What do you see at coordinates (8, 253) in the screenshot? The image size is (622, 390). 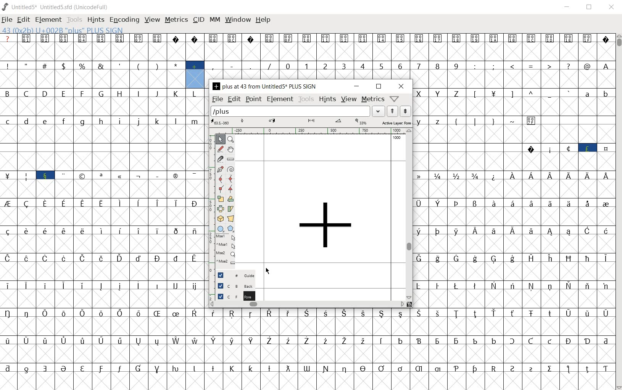 I see `special characters` at bounding box center [8, 253].